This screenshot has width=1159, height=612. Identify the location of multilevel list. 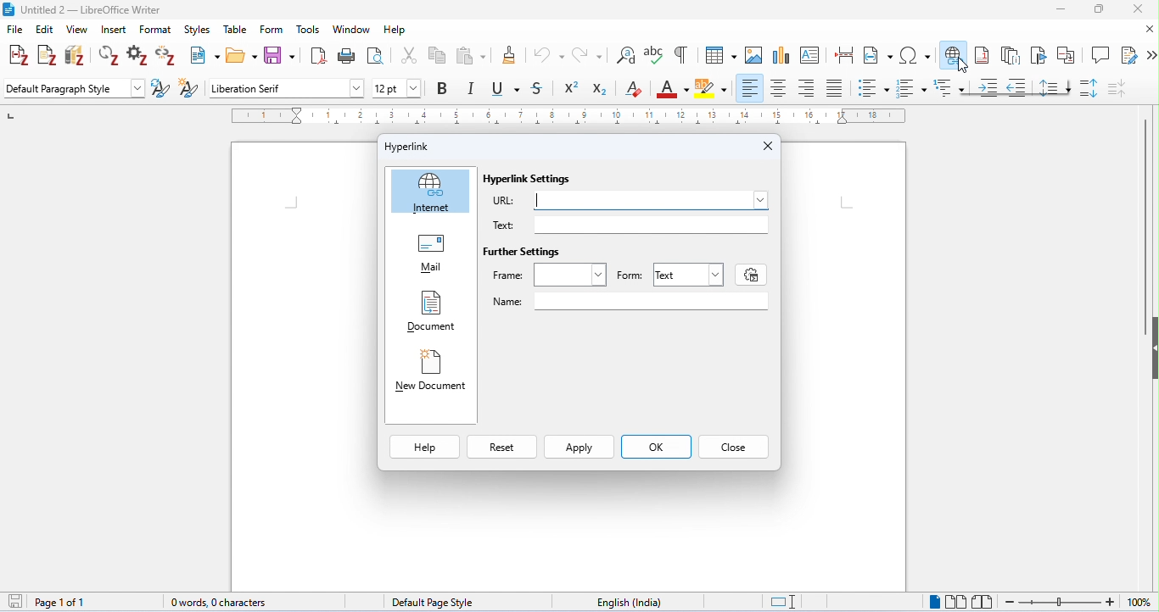
(951, 89).